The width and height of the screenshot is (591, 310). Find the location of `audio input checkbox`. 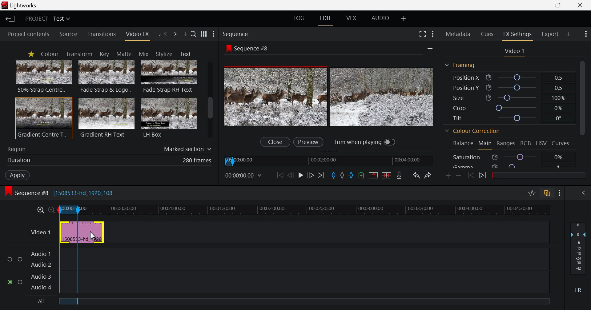

audio input checkbox is located at coordinates (13, 272).